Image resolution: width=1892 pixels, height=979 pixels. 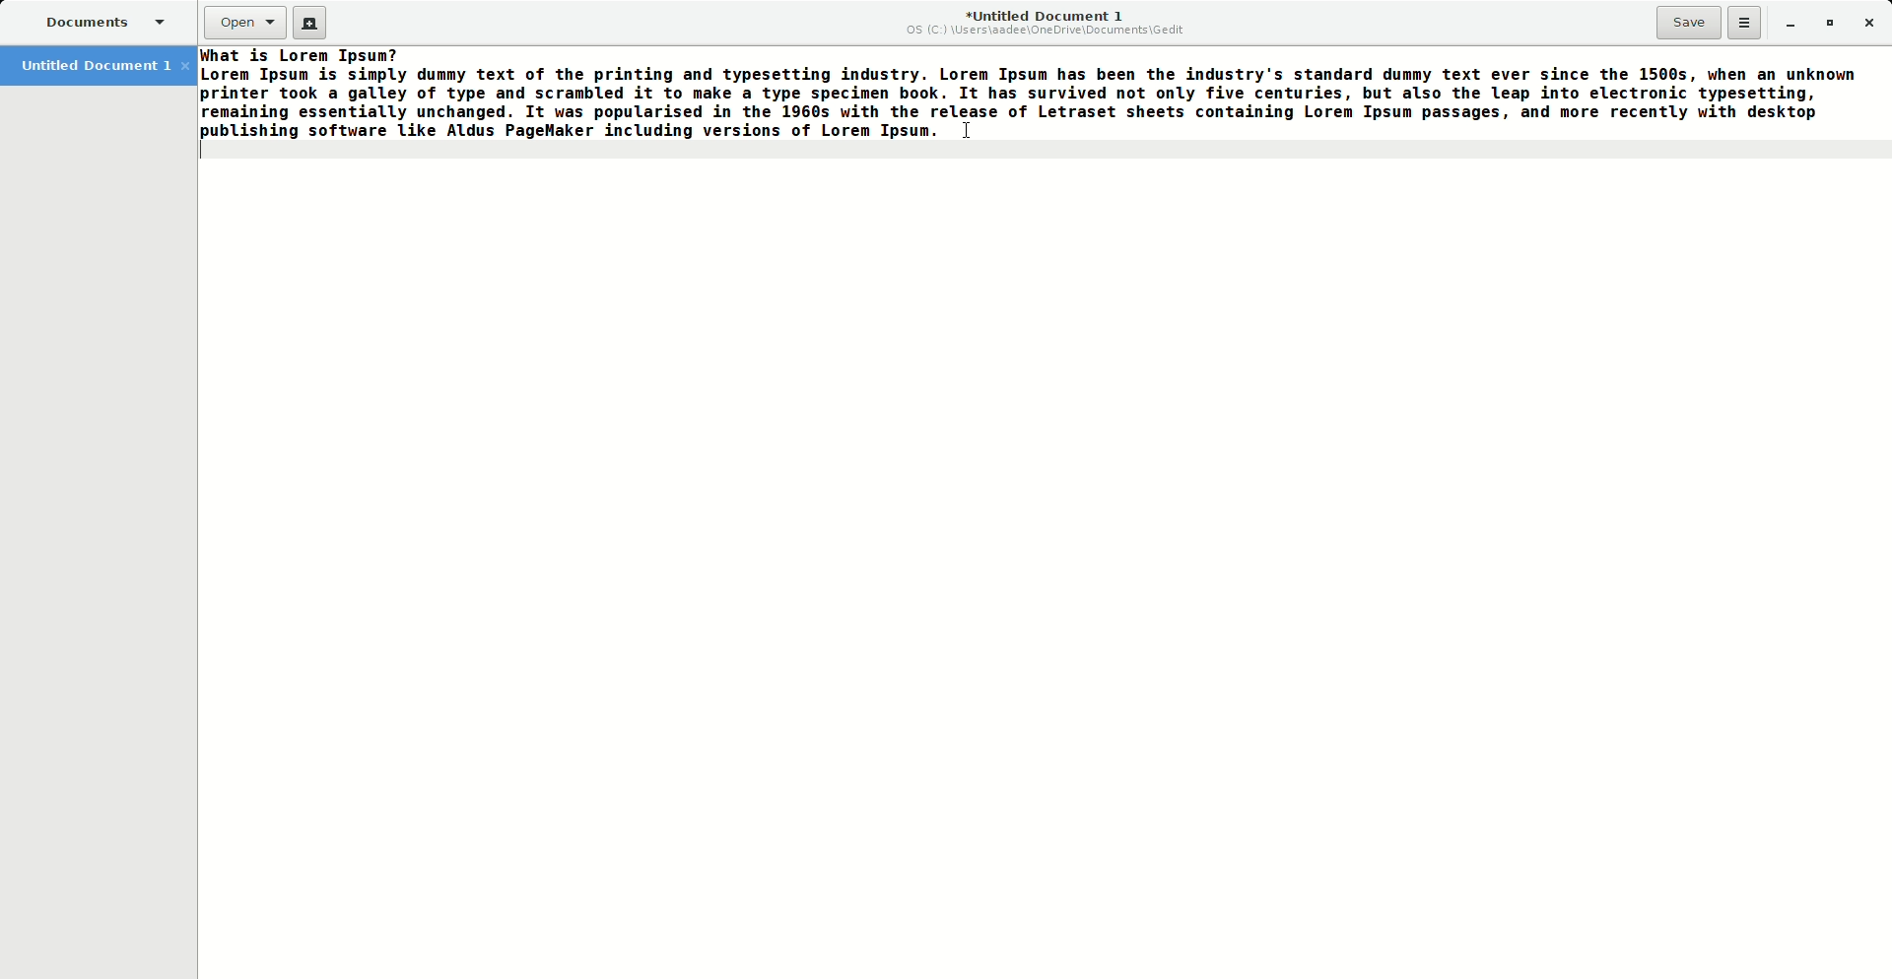 I want to click on Documents, so click(x=102, y=22).